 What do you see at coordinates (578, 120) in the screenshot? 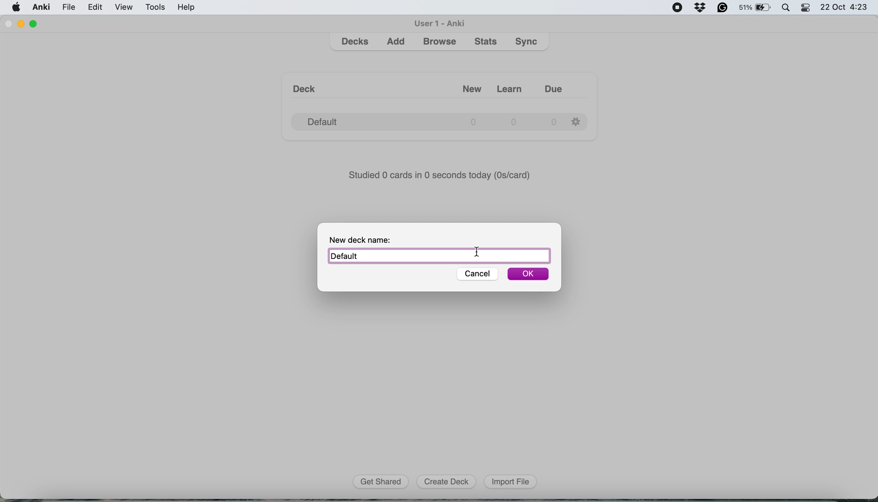
I see `Settings` at bounding box center [578, 120].